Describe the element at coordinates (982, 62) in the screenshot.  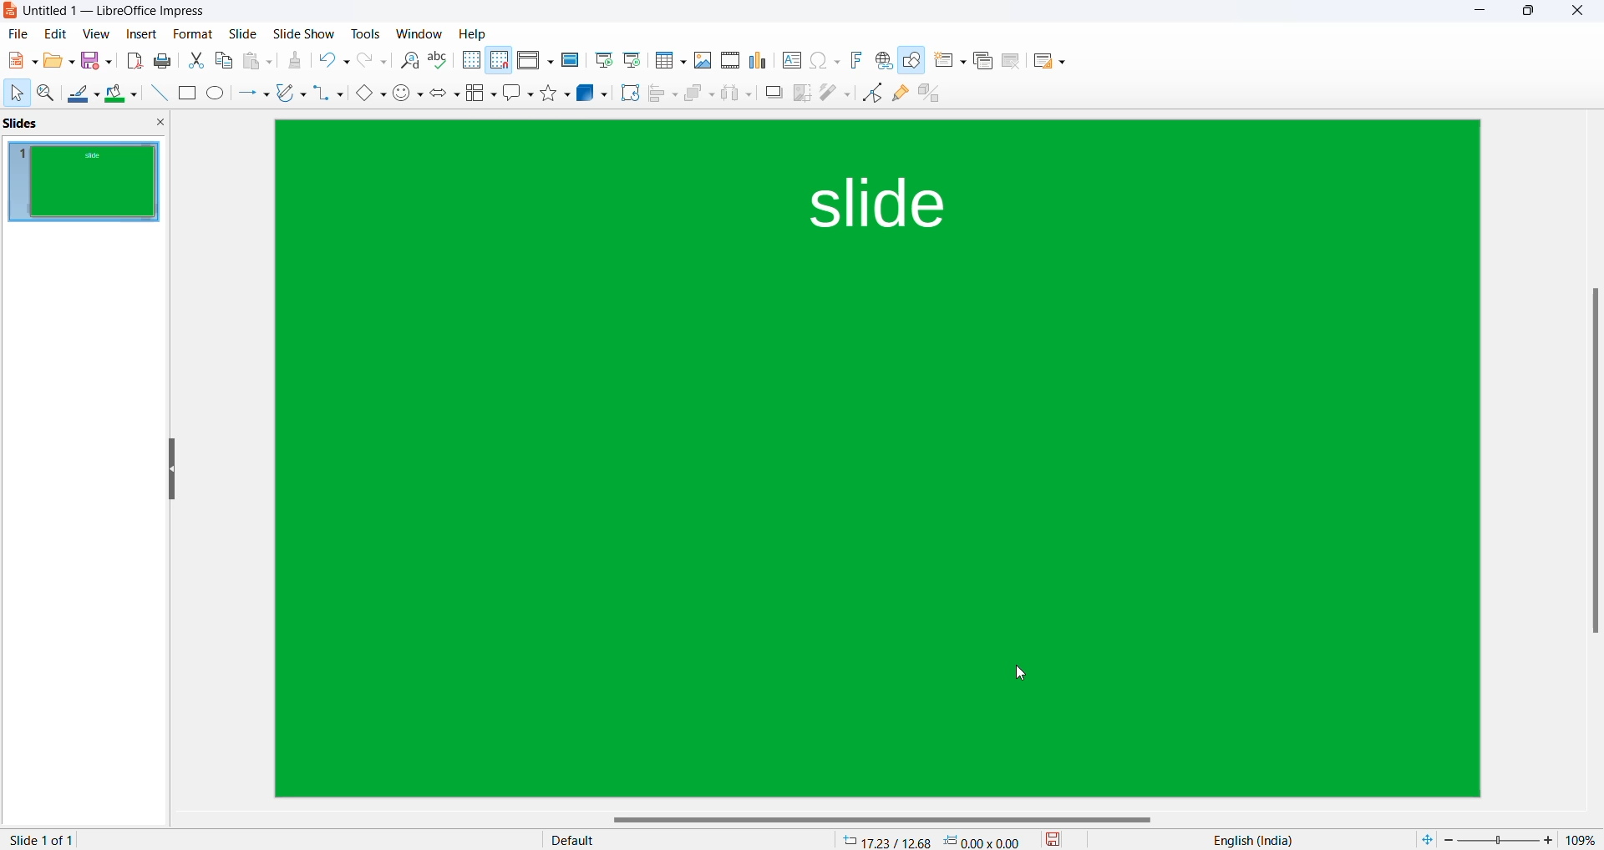
I see `duplicate slide` at that location.